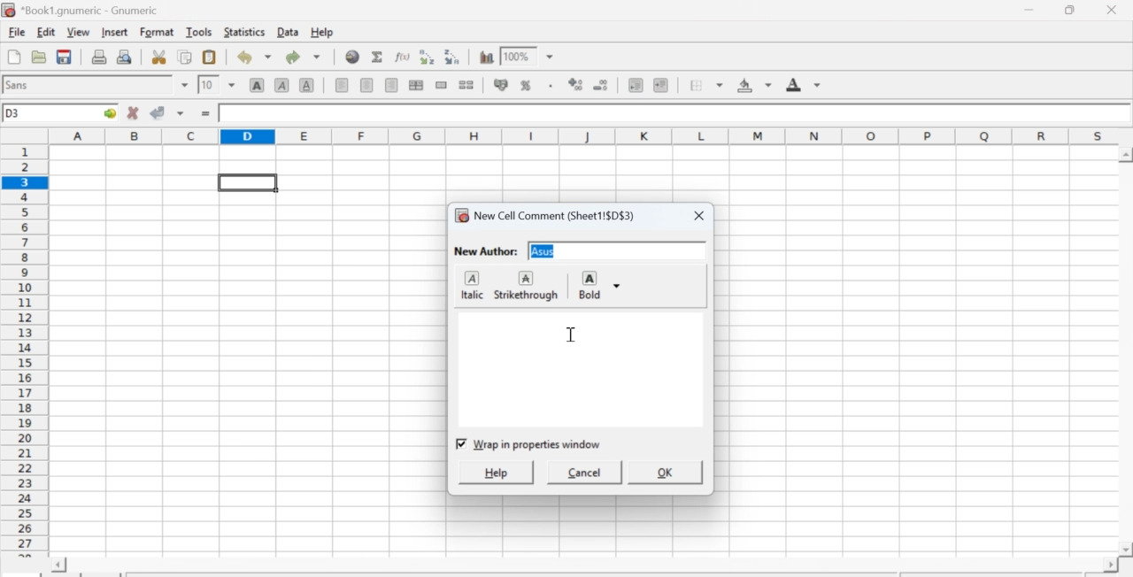 The height and width of the screenshot is (577, 1133). I want to click on Open a file, so click(37, 58).